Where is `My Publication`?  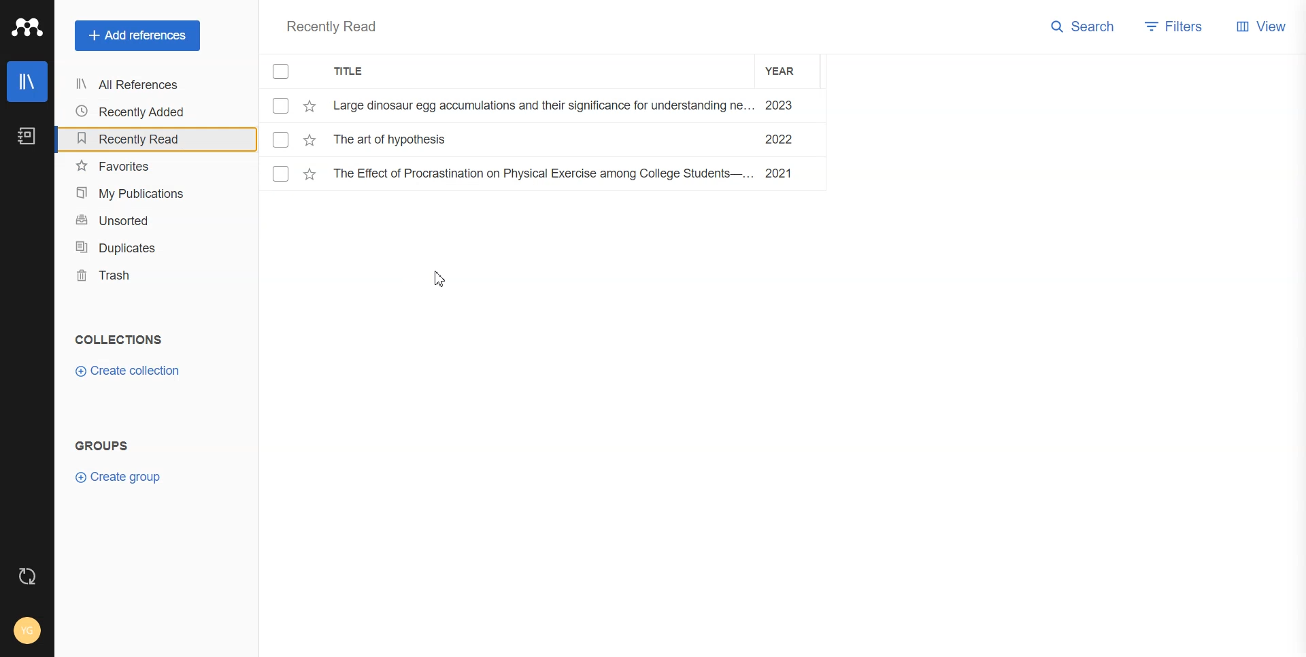 My Publication is located at coordinates (141, 194).